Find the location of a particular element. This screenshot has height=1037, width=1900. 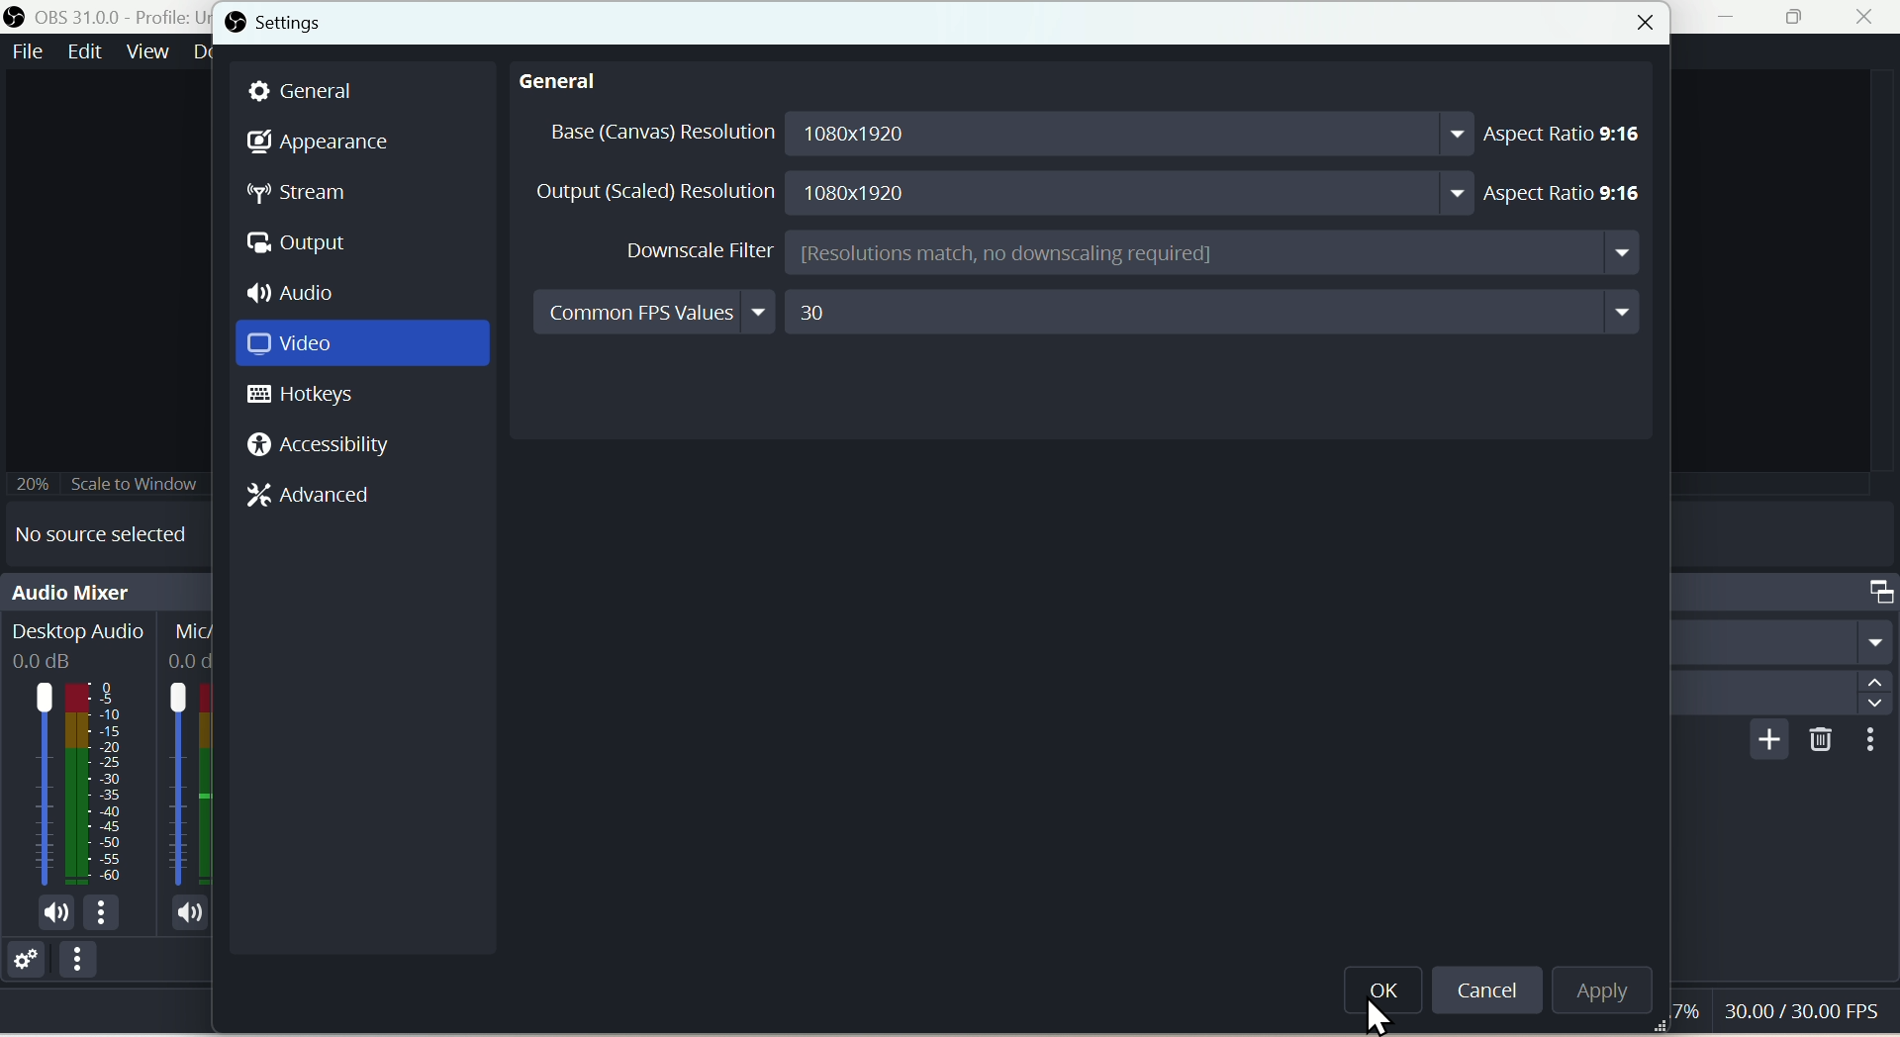

Hot keys is located at coordinates (313, 397).